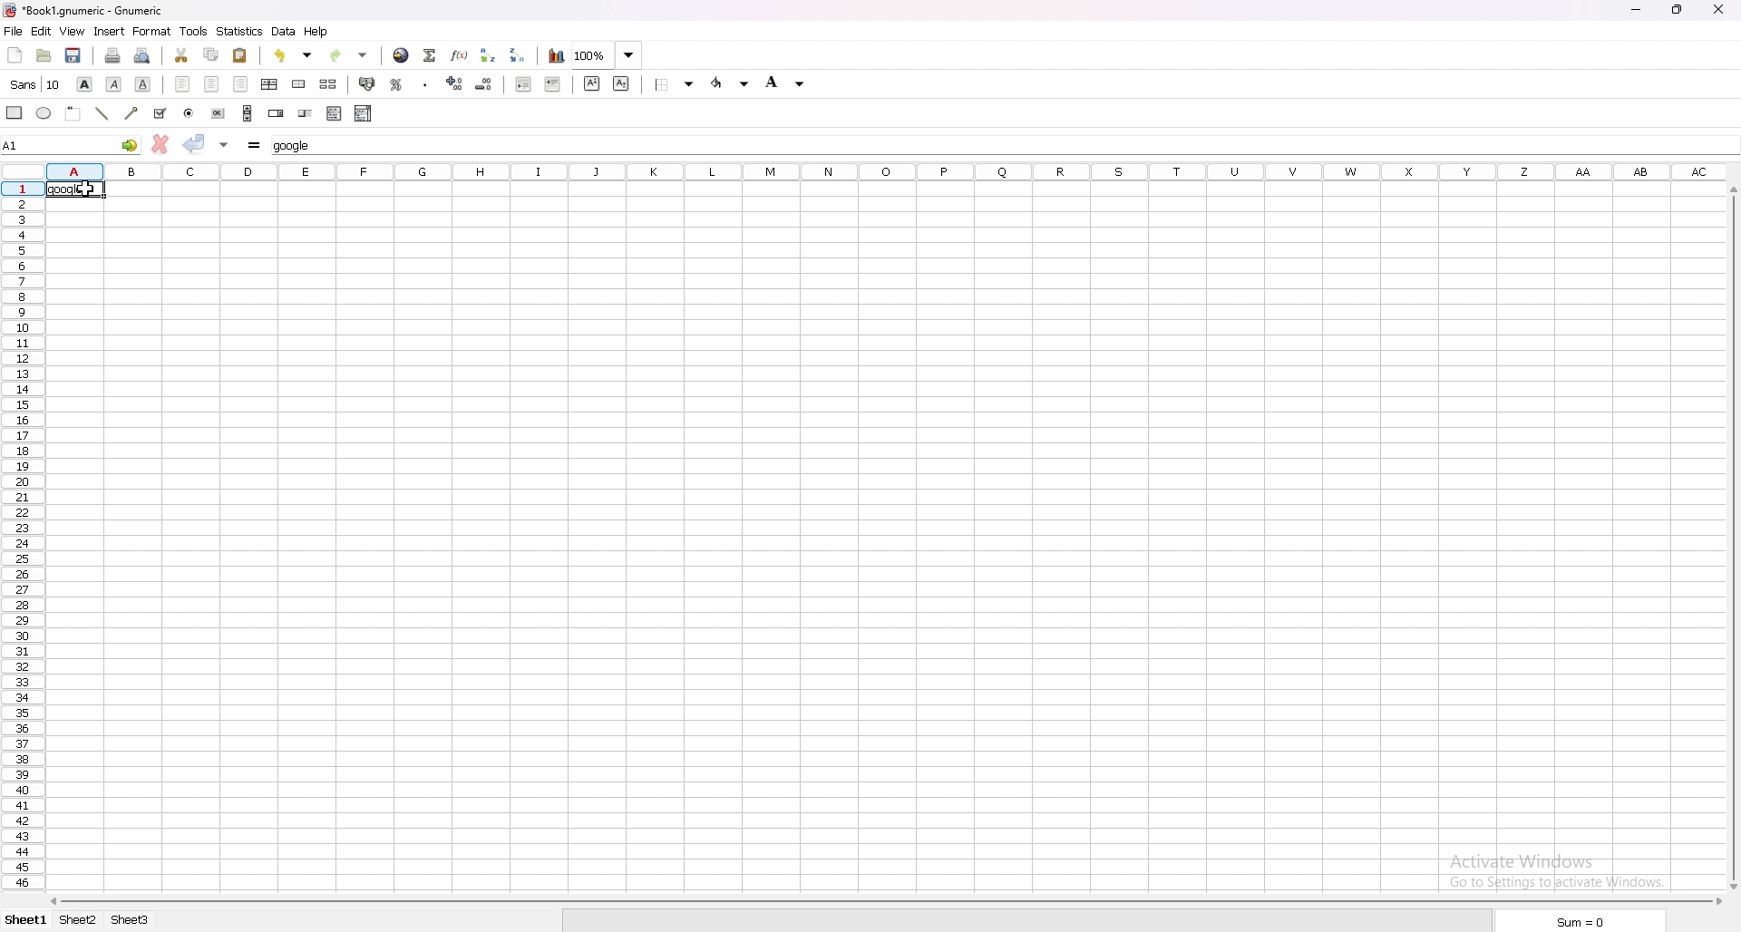 The width and height of the screenshot is (1741, 932). What do you see at coordinates (193, 31) in the screenshot?
I see `tools` at bounding box center [193, 31].